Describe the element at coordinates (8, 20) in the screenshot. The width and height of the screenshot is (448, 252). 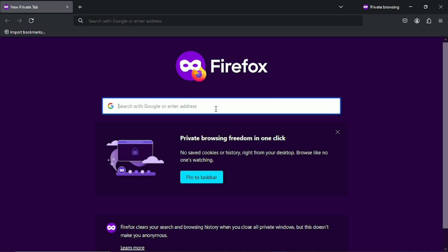
I see `go back` at that location.